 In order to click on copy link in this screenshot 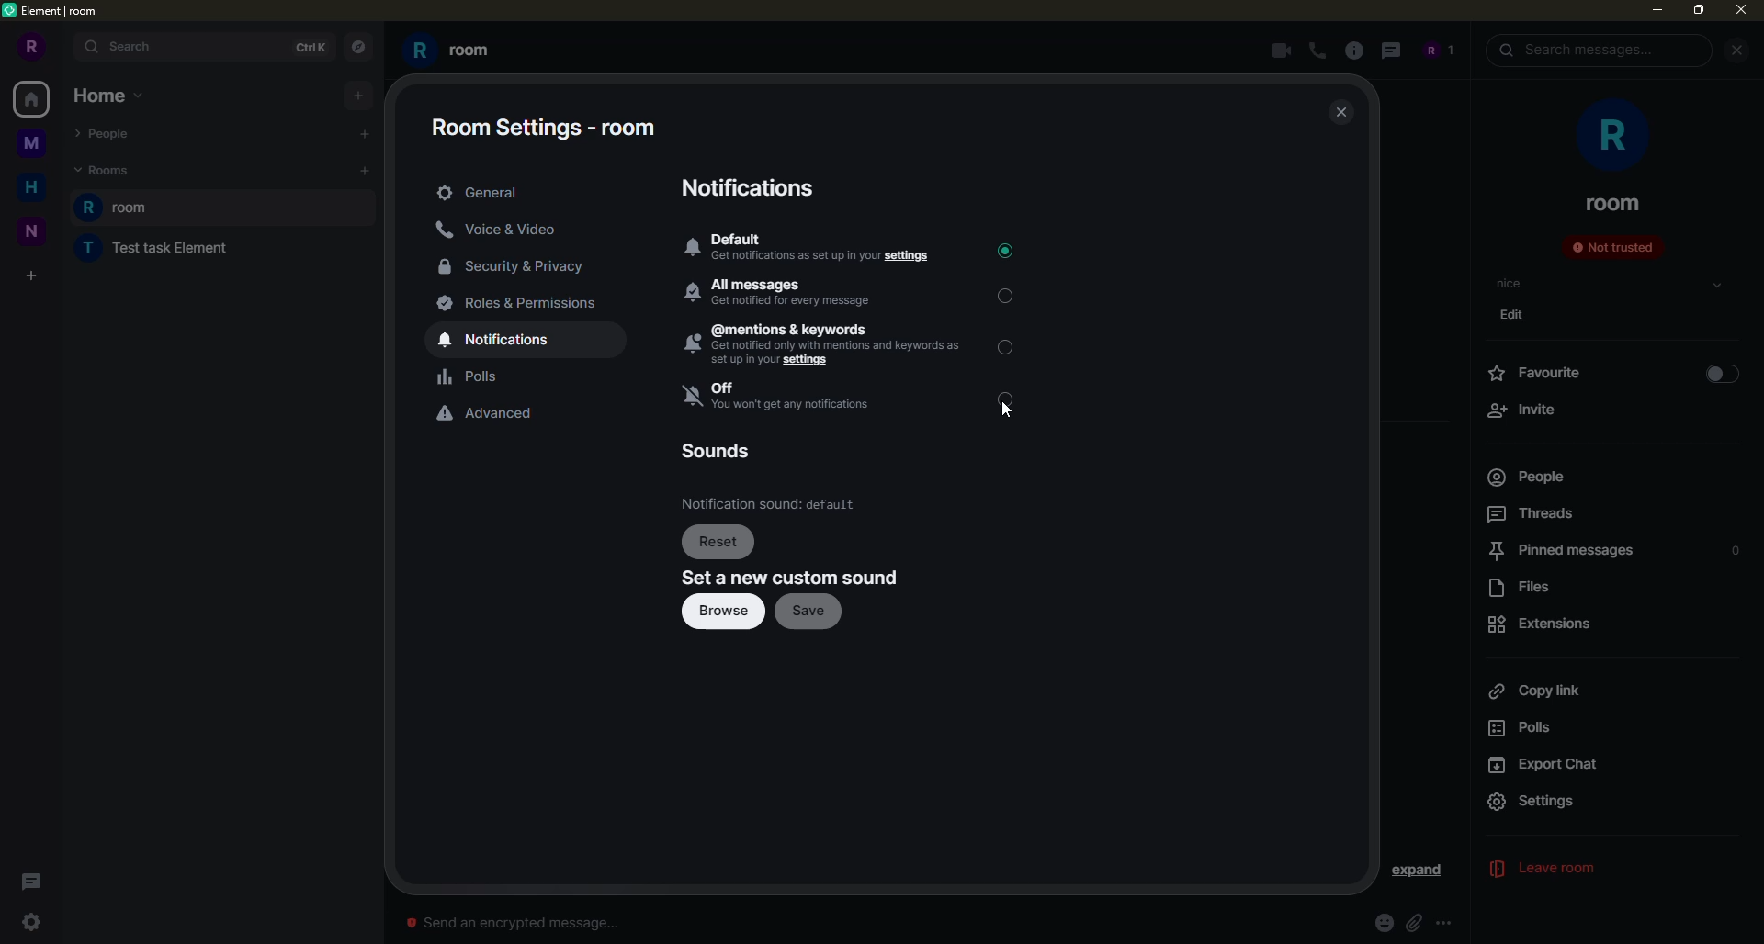, I will do `click(1534, 691)`.